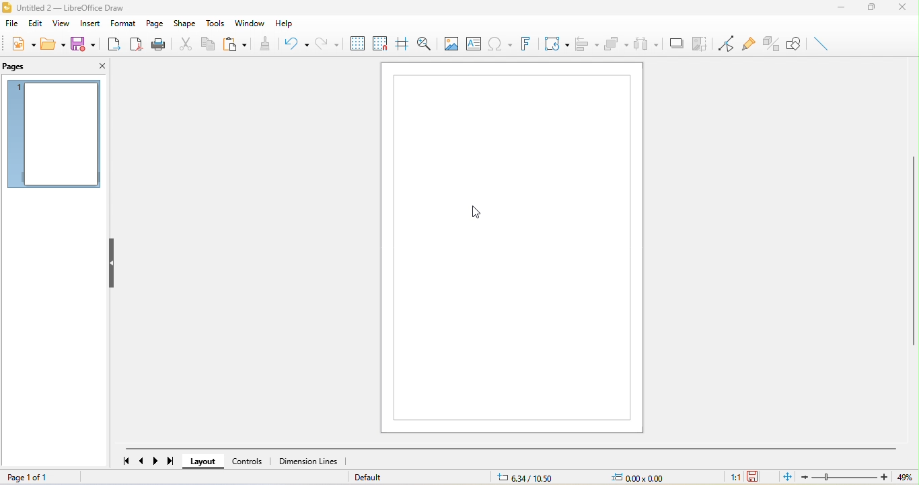 Image resolution: width=919 pixels, height=485 pixels. What do you see at coordinates (184, 24) in the screenshot?
I see `shape` at bounding box center [184, 24].